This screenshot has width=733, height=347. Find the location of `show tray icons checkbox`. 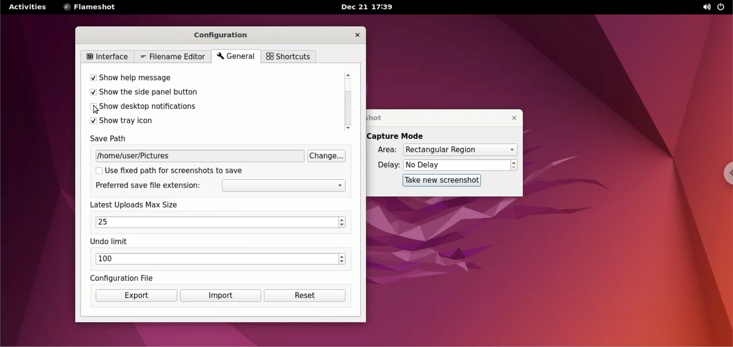

show tray icons checkbox is located at coordinates (202, 121).